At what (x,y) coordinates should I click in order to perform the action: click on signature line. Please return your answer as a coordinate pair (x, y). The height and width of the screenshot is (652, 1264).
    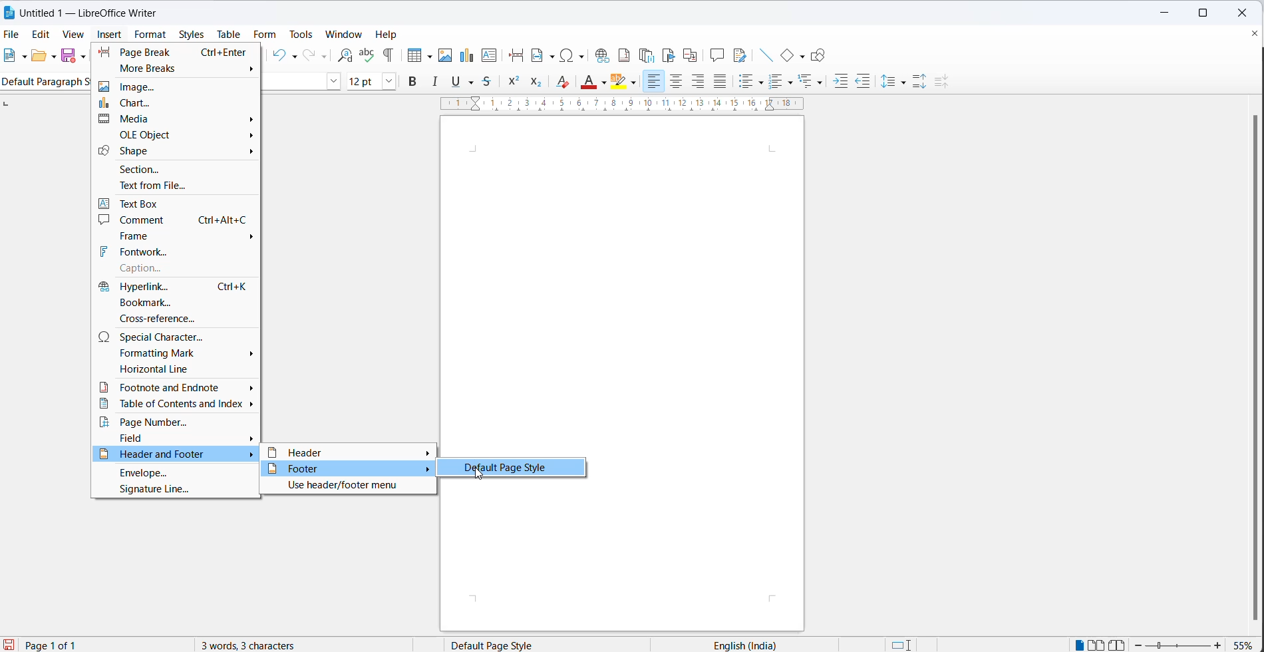
    Looking at the image, I should click on (174, 490).